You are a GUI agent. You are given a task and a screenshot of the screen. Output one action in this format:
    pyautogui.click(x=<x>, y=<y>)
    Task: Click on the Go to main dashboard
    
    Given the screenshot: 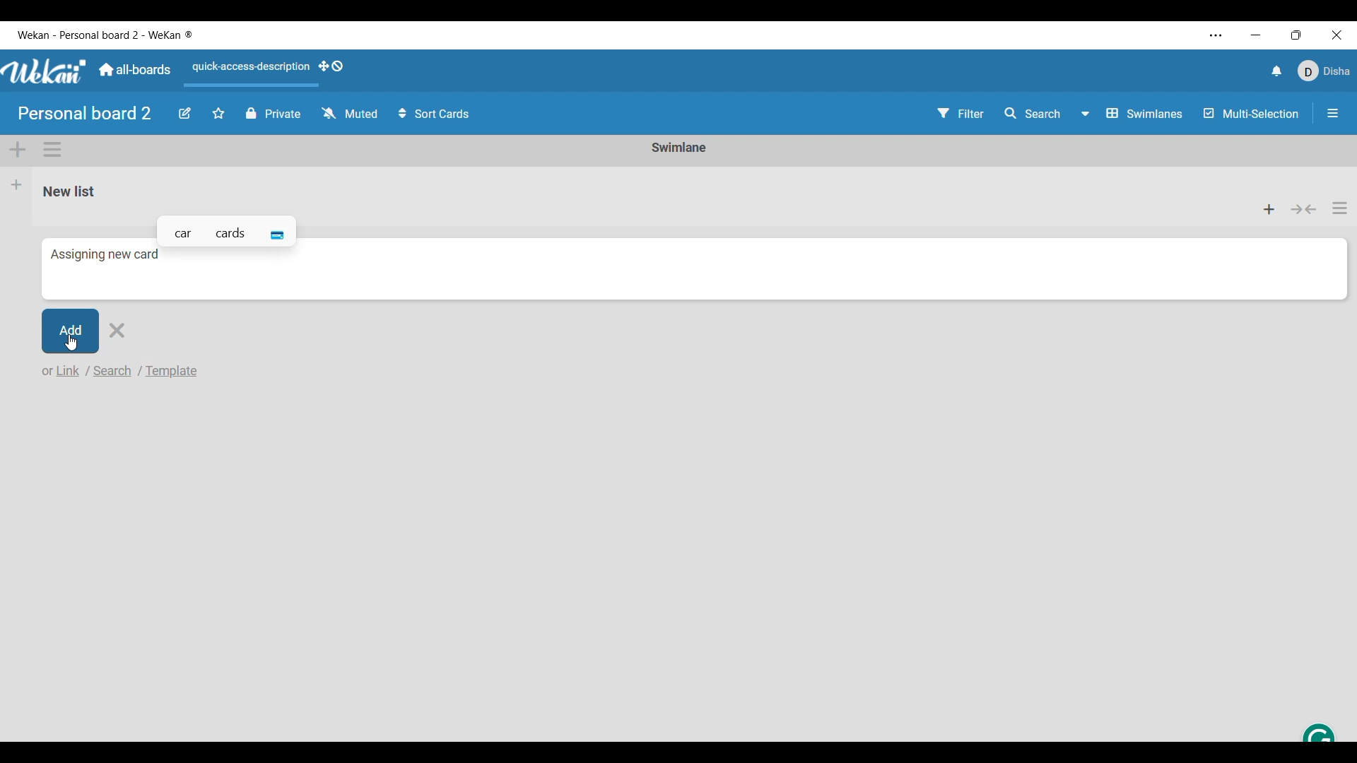 What is the action you would take?
    pyautogui.click(x=134, y=70)
    